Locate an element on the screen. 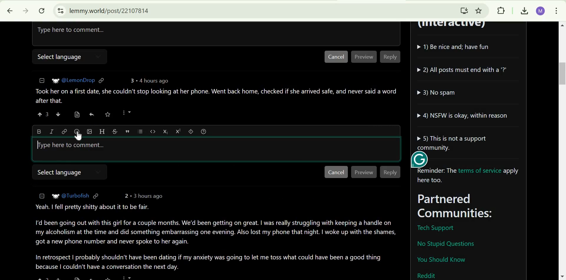  Header is located at coordinates (102, 131).